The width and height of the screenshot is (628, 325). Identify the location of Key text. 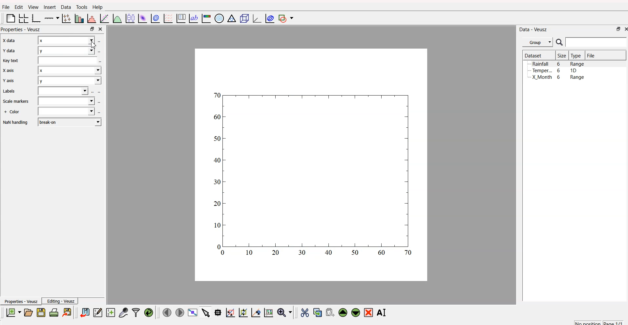
(11, 61).